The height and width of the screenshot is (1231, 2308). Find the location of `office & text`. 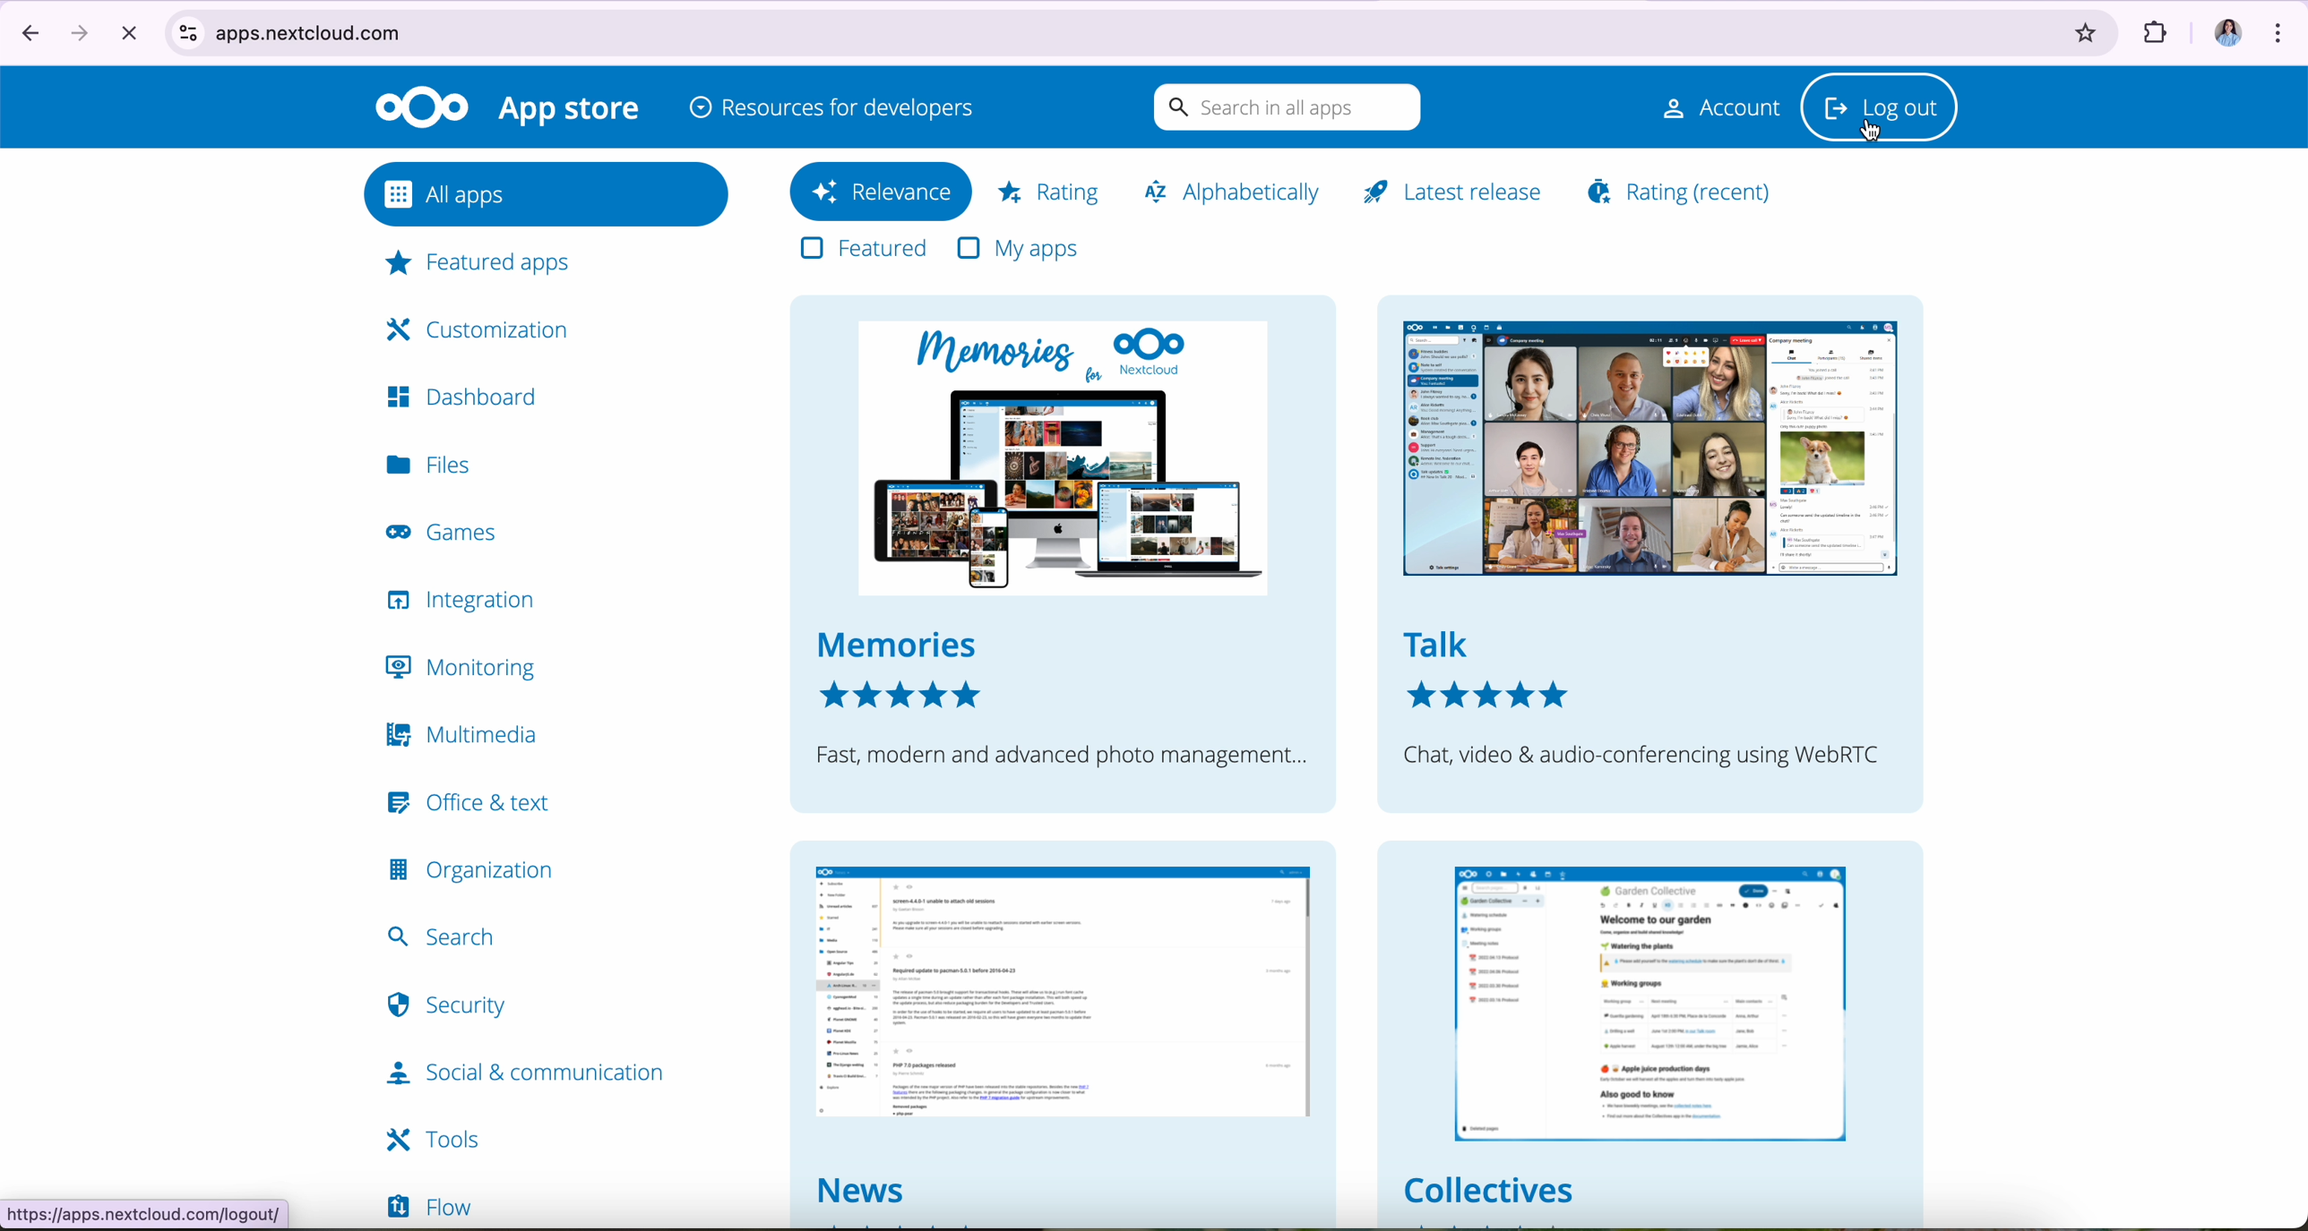

office & text is located at coordinates (470, 802).